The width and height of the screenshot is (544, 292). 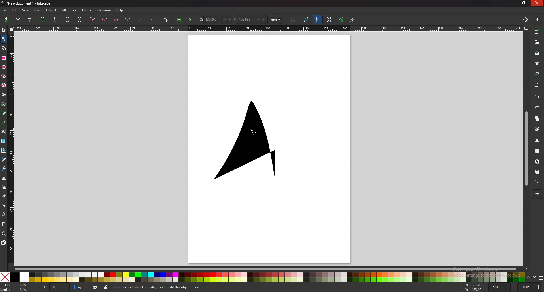 What do you see at coordinates (537, 107) in the screenshot?
I see `redo` at bounding box center [537, 107].